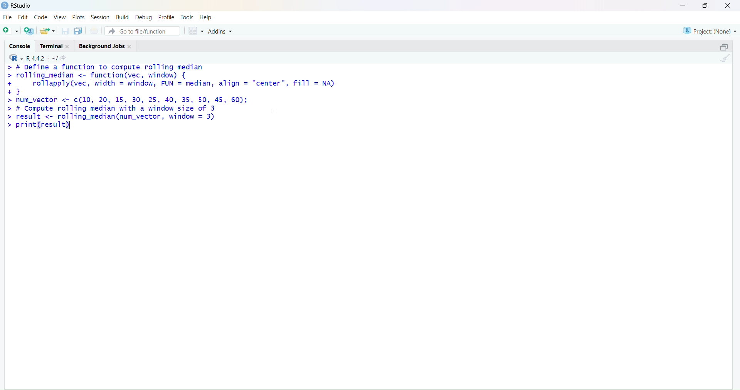 The image size is (740, 390). I want to click on help, so click(207, 18).